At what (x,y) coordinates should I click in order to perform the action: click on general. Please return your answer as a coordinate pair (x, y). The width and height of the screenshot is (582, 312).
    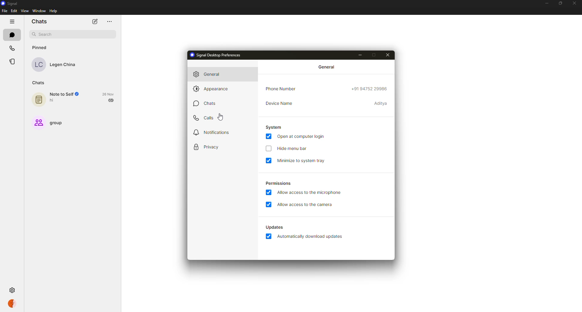
    Looking at the image, I should click on (208, 74).